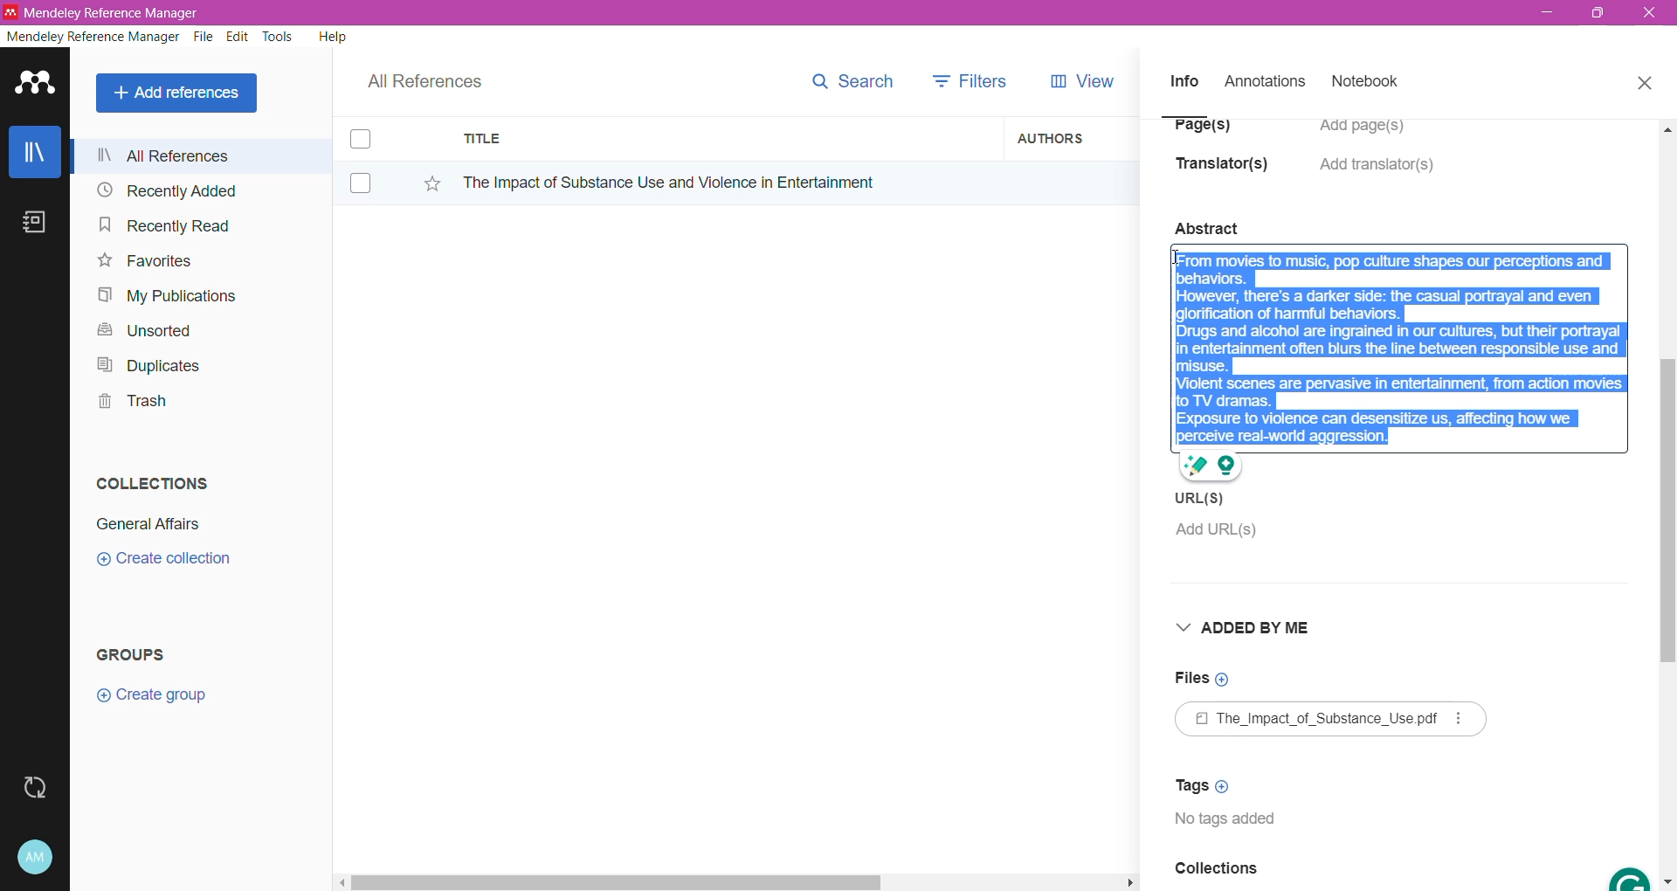 The image size is (1677, 891). Describe the element at coordinates (724, 182) in the screenshot. I see `Reference Title` at that location.